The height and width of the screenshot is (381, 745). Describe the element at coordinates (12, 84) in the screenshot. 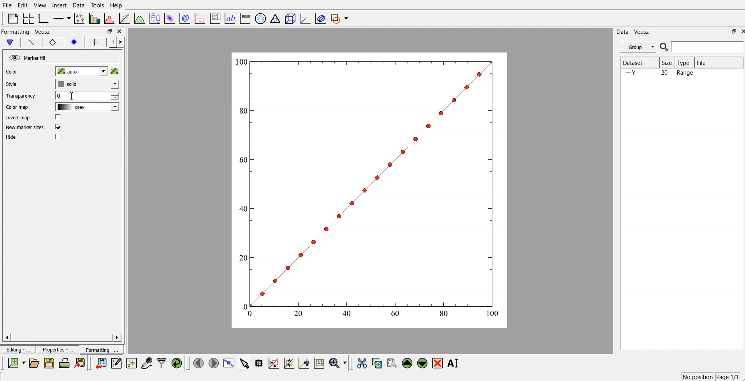

I see `| Style` at that location.